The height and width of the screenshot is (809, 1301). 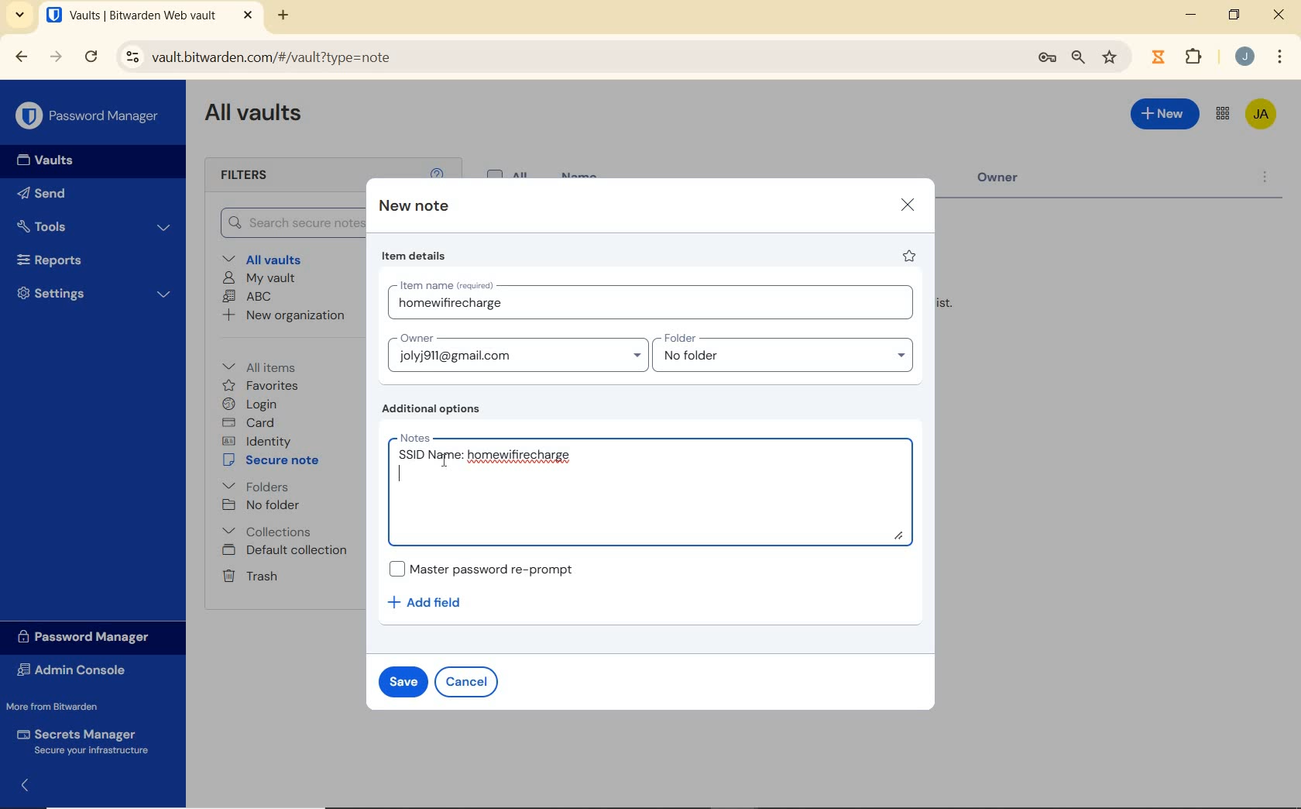 What do you see at coordinates (251, 422) in the screenshot?
I see `card` at bounding box center [251, 422].